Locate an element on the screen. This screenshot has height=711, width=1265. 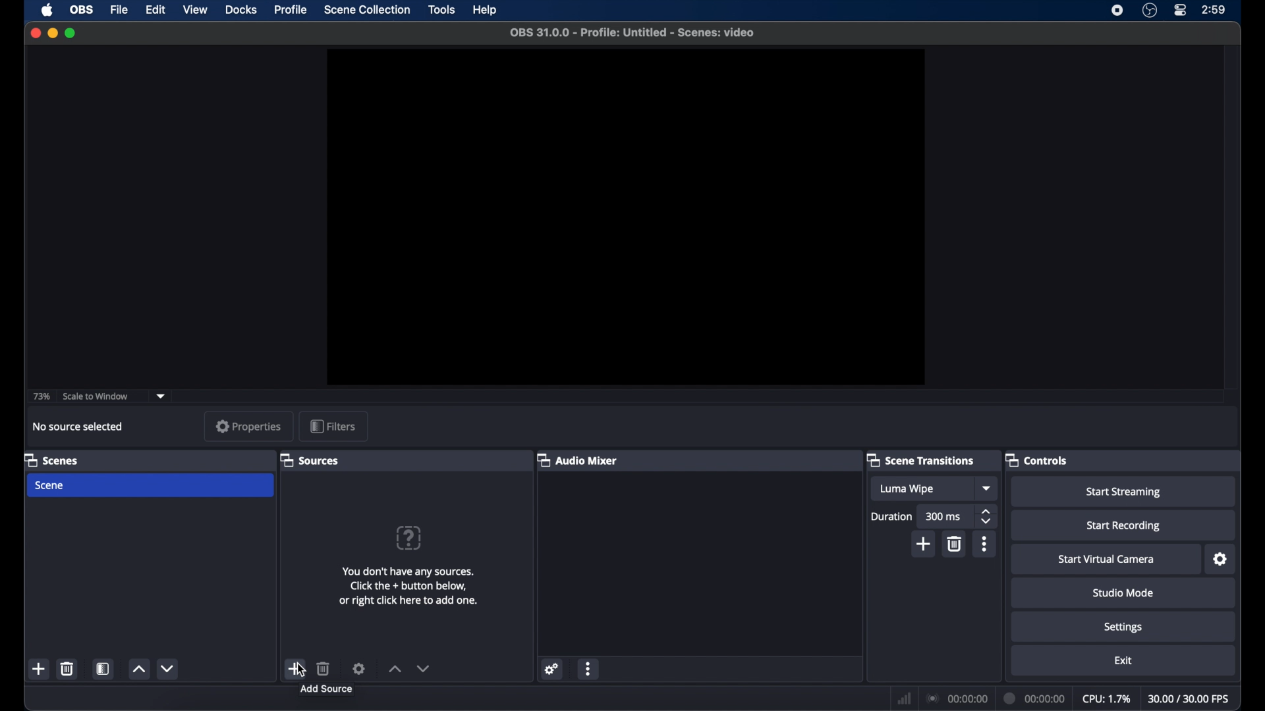
exit is located at coordinates (1124, 660).